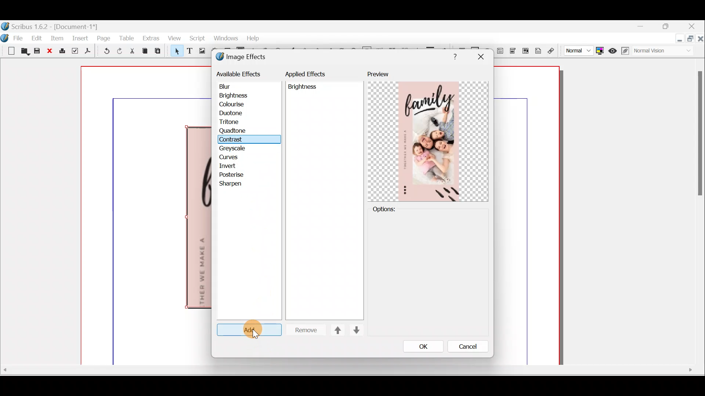  Describe the element at coordinates (159, 52) in the screenshot. I see `Paste` at that location.